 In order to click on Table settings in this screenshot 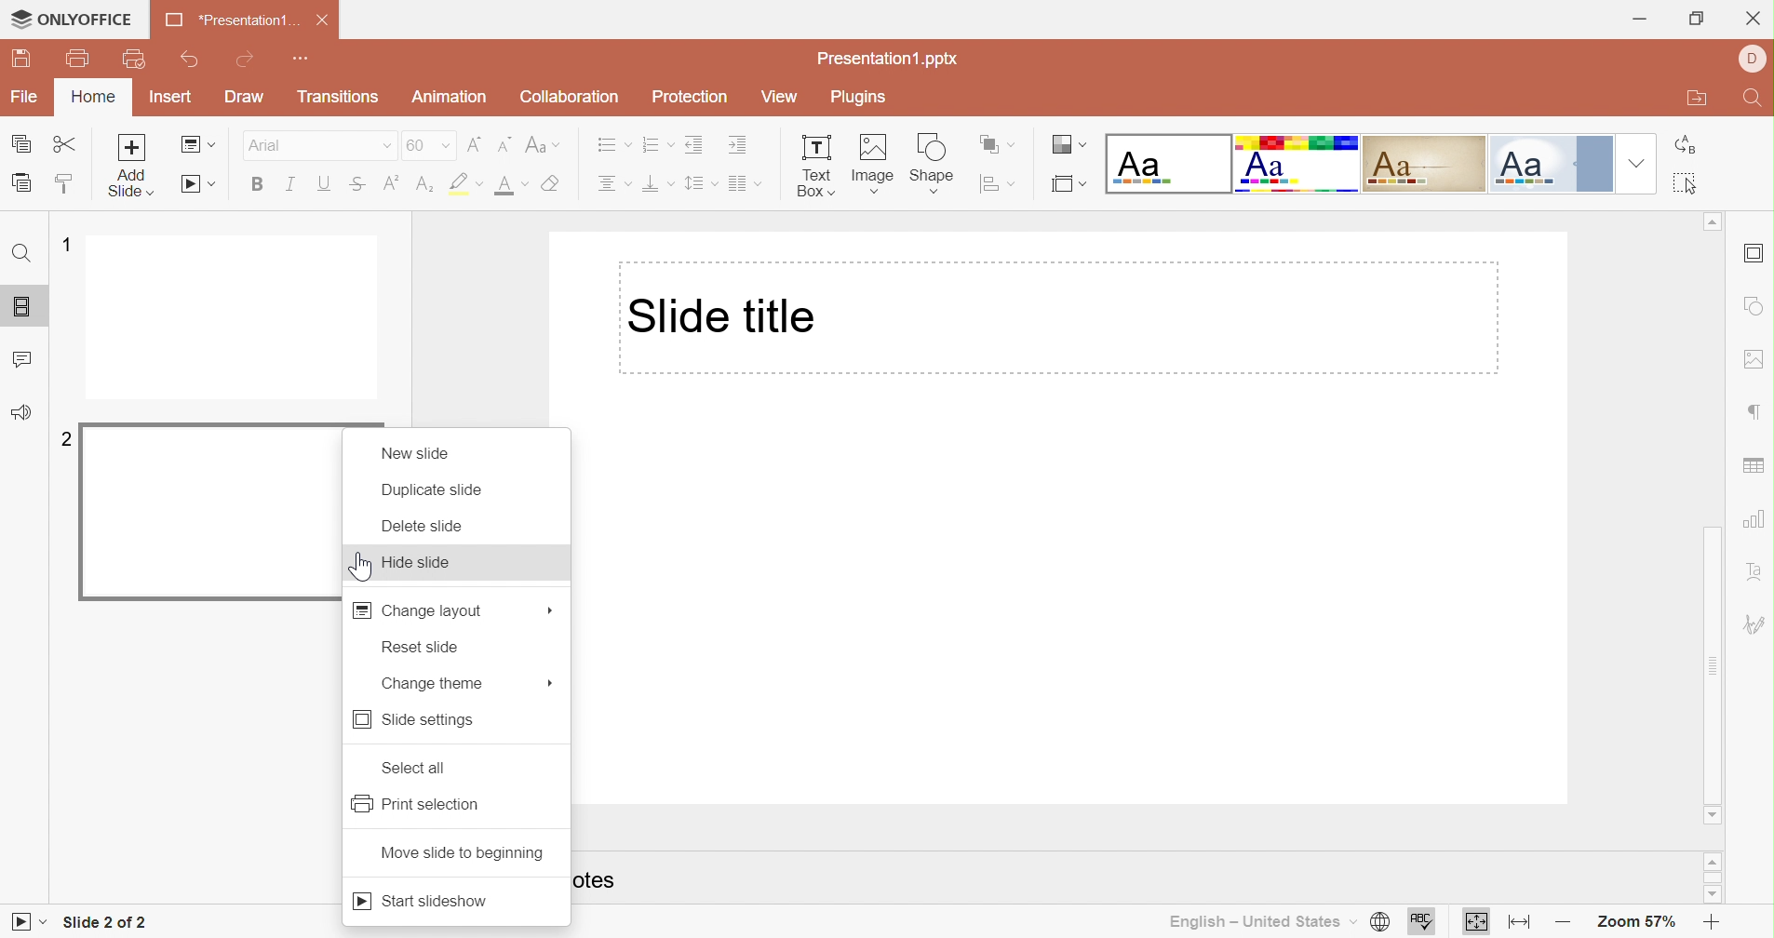, I will do `click(1755, 468)`.